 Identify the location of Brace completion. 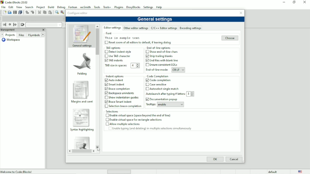
(120, 89).